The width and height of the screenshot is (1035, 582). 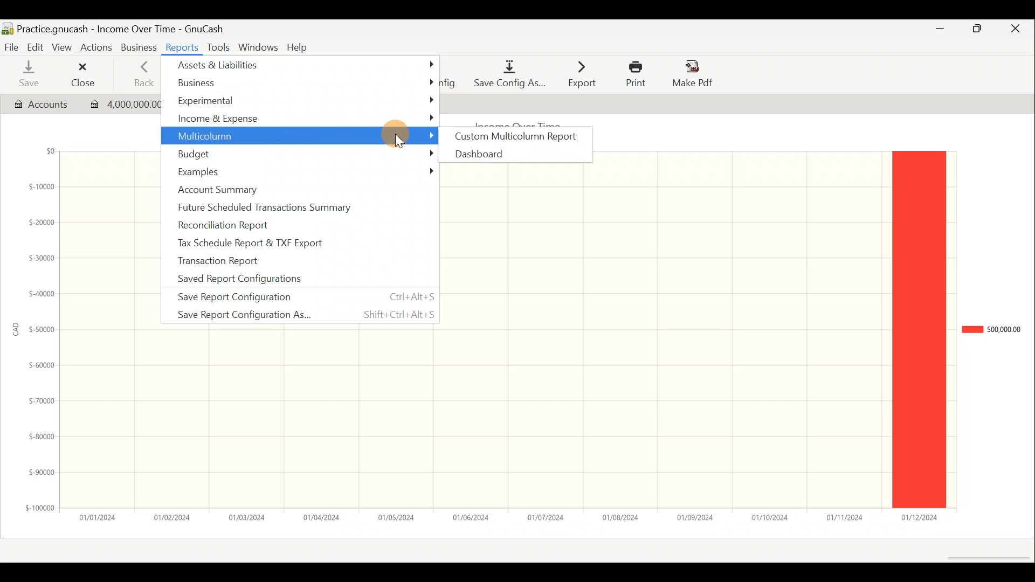 I want to click on Account, so click(x=40, y=105).